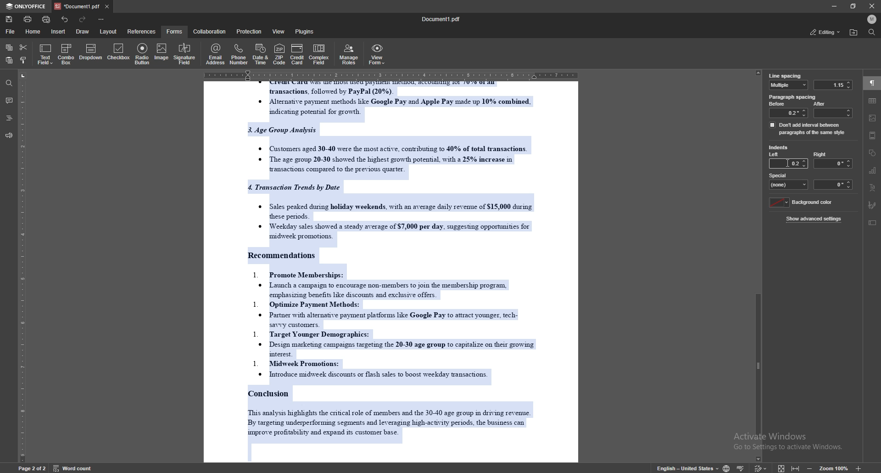 This screenshot has width=881, height=473. Describe the element at coordinates (815, 219) in the screenshot. I see `show advanced settings` at that location.